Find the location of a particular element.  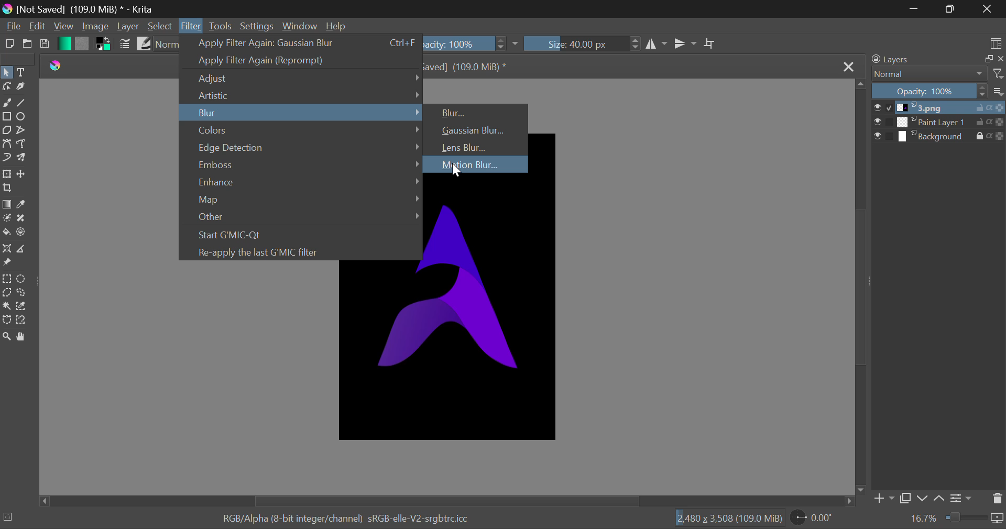

Move Layer is located at coordinates (23, 173).